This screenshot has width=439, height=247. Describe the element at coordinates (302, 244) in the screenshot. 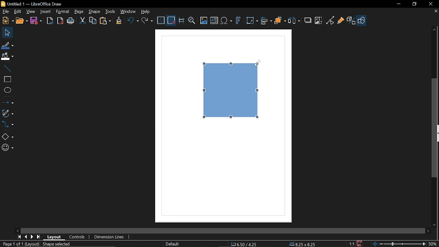

I see `8.25x8.25 (Object Size)` at that location.